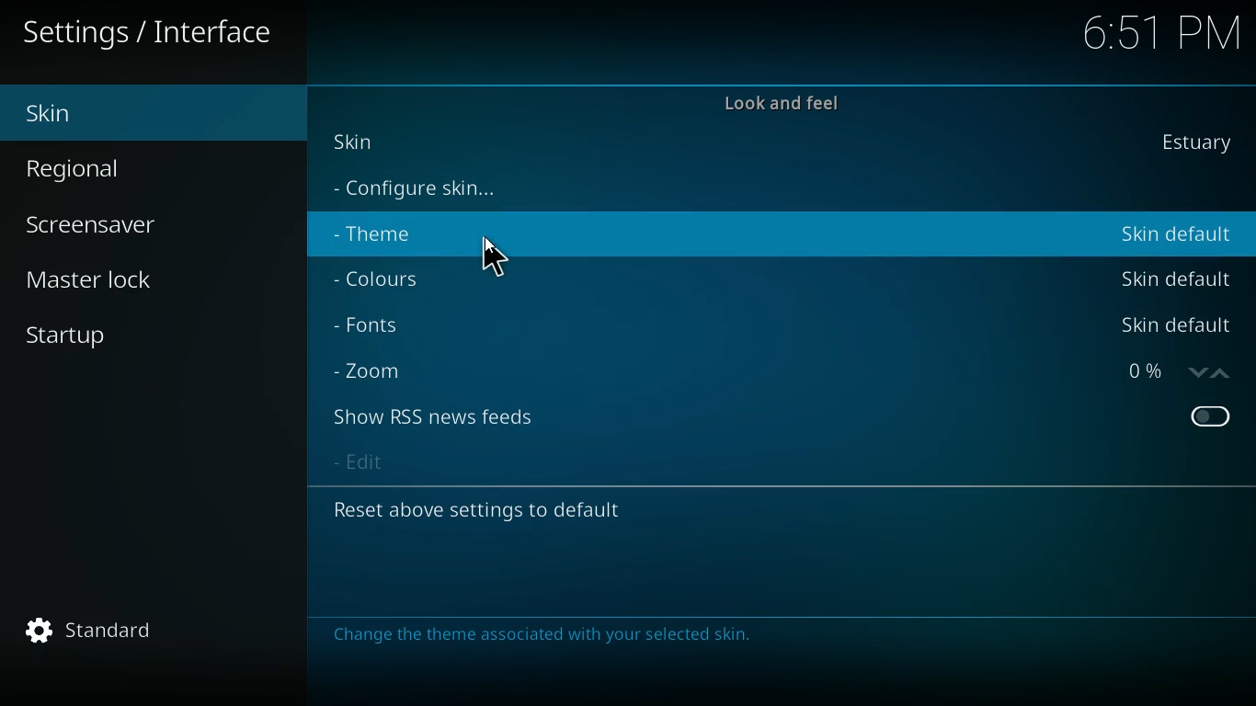 The image size is (1256, 706). Describe the element at coordinates (1181, 235) in the screenshot. I see `skin default` at that location.